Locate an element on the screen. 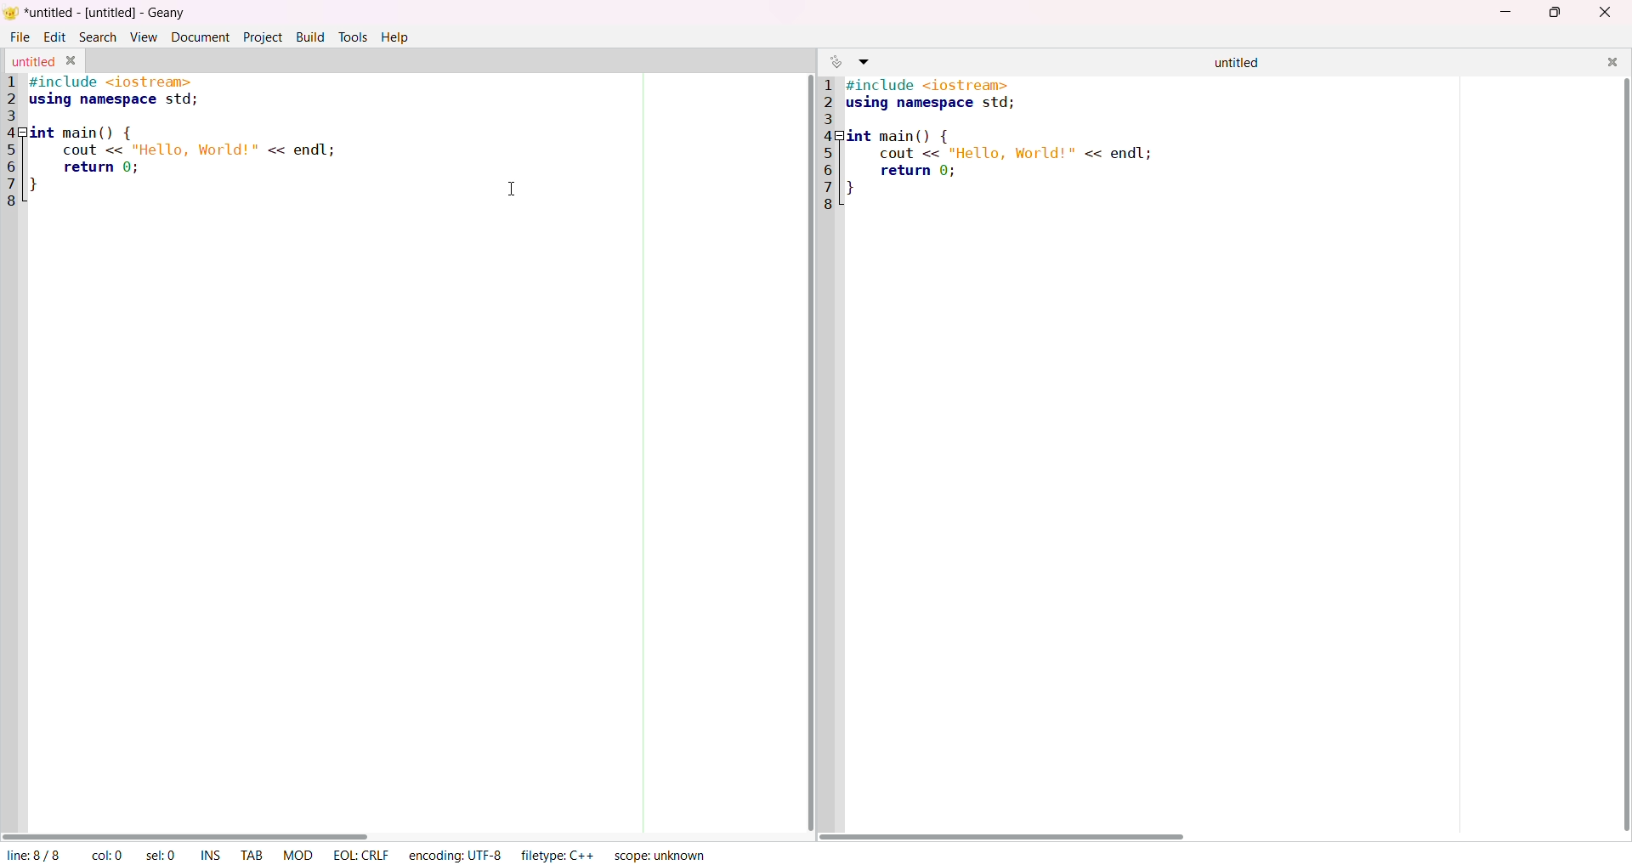  untitled - [untitled] - Geany is located at coordinates (106, 14).